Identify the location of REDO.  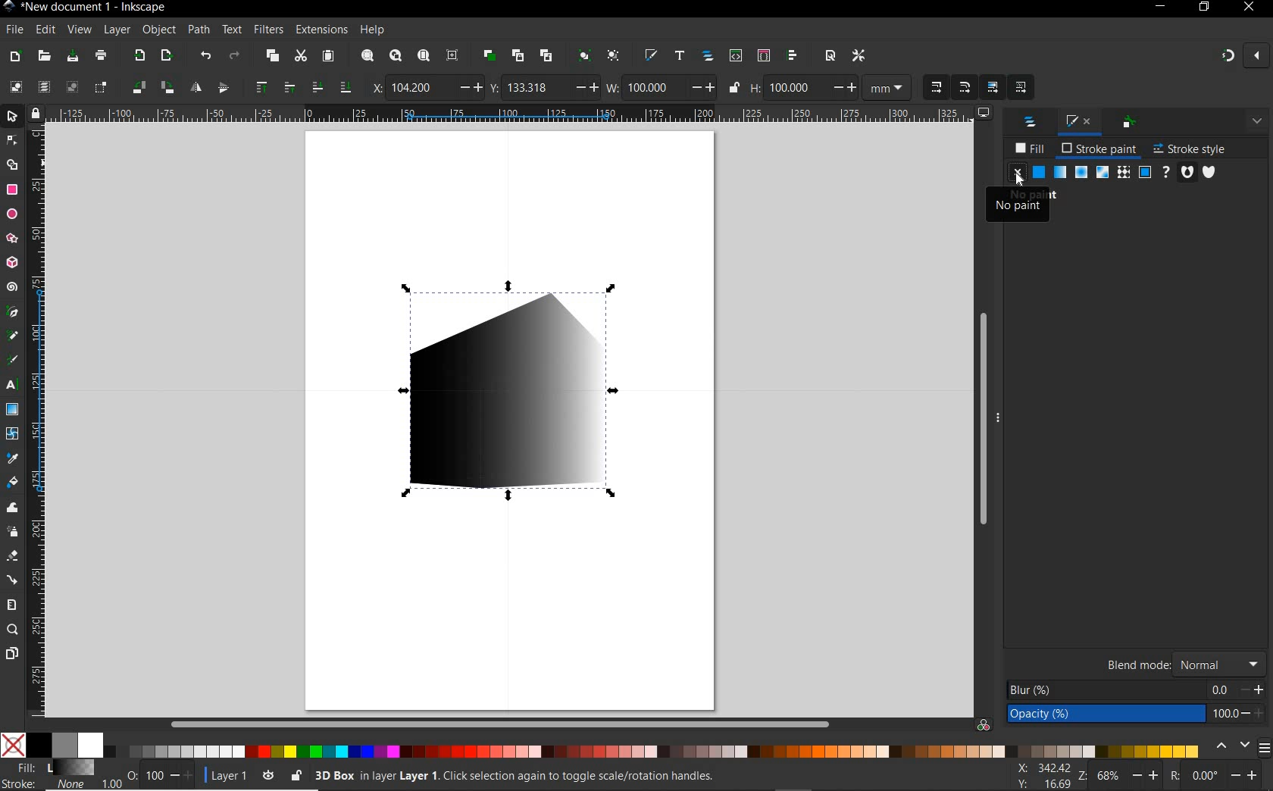
(239, 55).